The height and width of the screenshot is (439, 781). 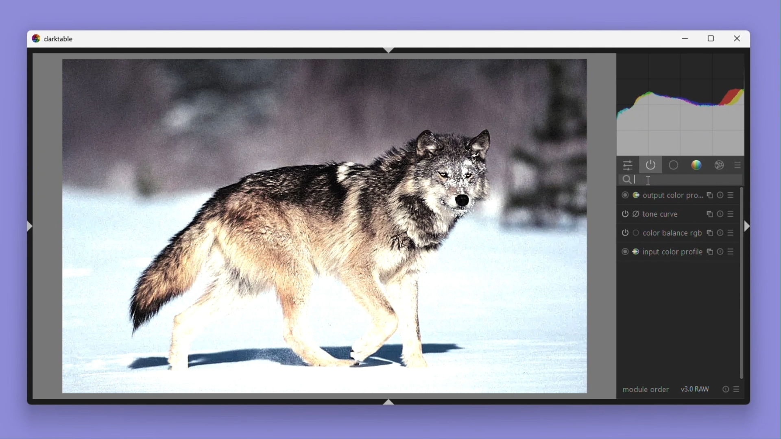 I want to click on Maximize, so click(x=713, y=38).